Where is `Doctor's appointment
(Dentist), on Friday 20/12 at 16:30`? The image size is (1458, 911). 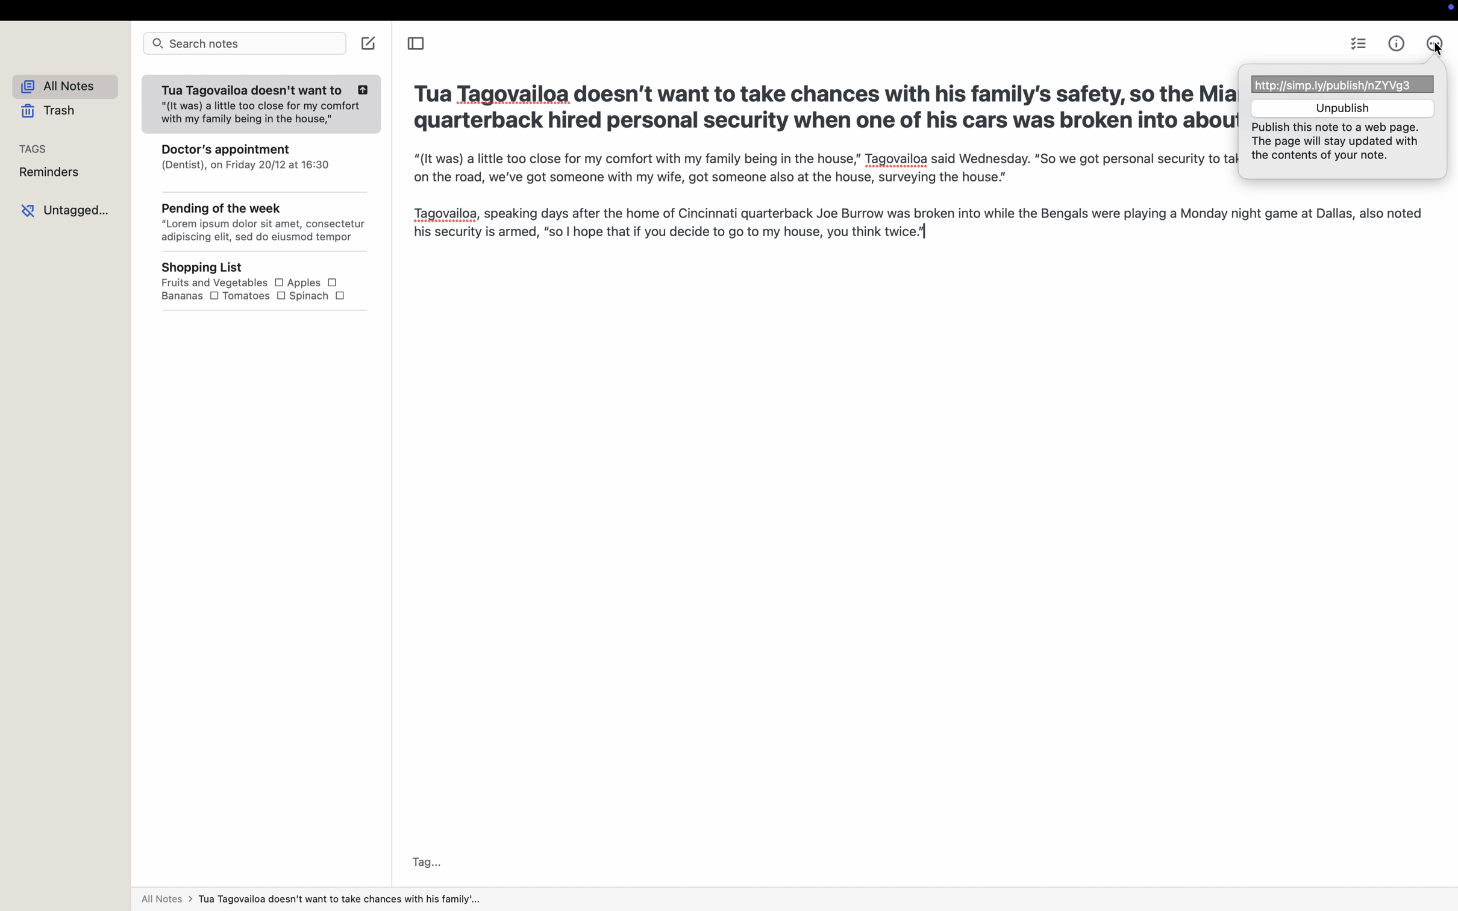
Doctor's appointment
(Dentist), on Friday 20/12 at 16:30 is located at coordinates (263, 163).